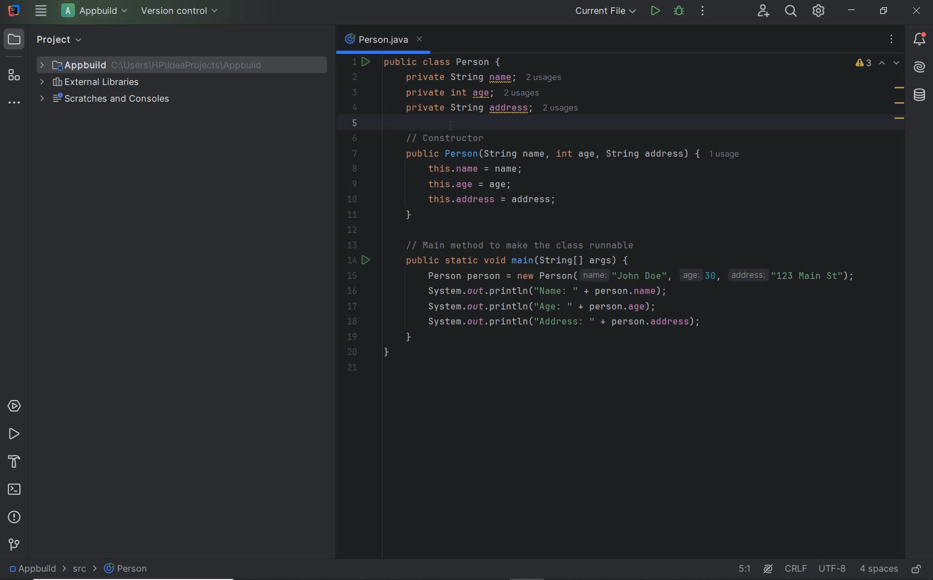  I want to click on main menu, so click(40, 11).